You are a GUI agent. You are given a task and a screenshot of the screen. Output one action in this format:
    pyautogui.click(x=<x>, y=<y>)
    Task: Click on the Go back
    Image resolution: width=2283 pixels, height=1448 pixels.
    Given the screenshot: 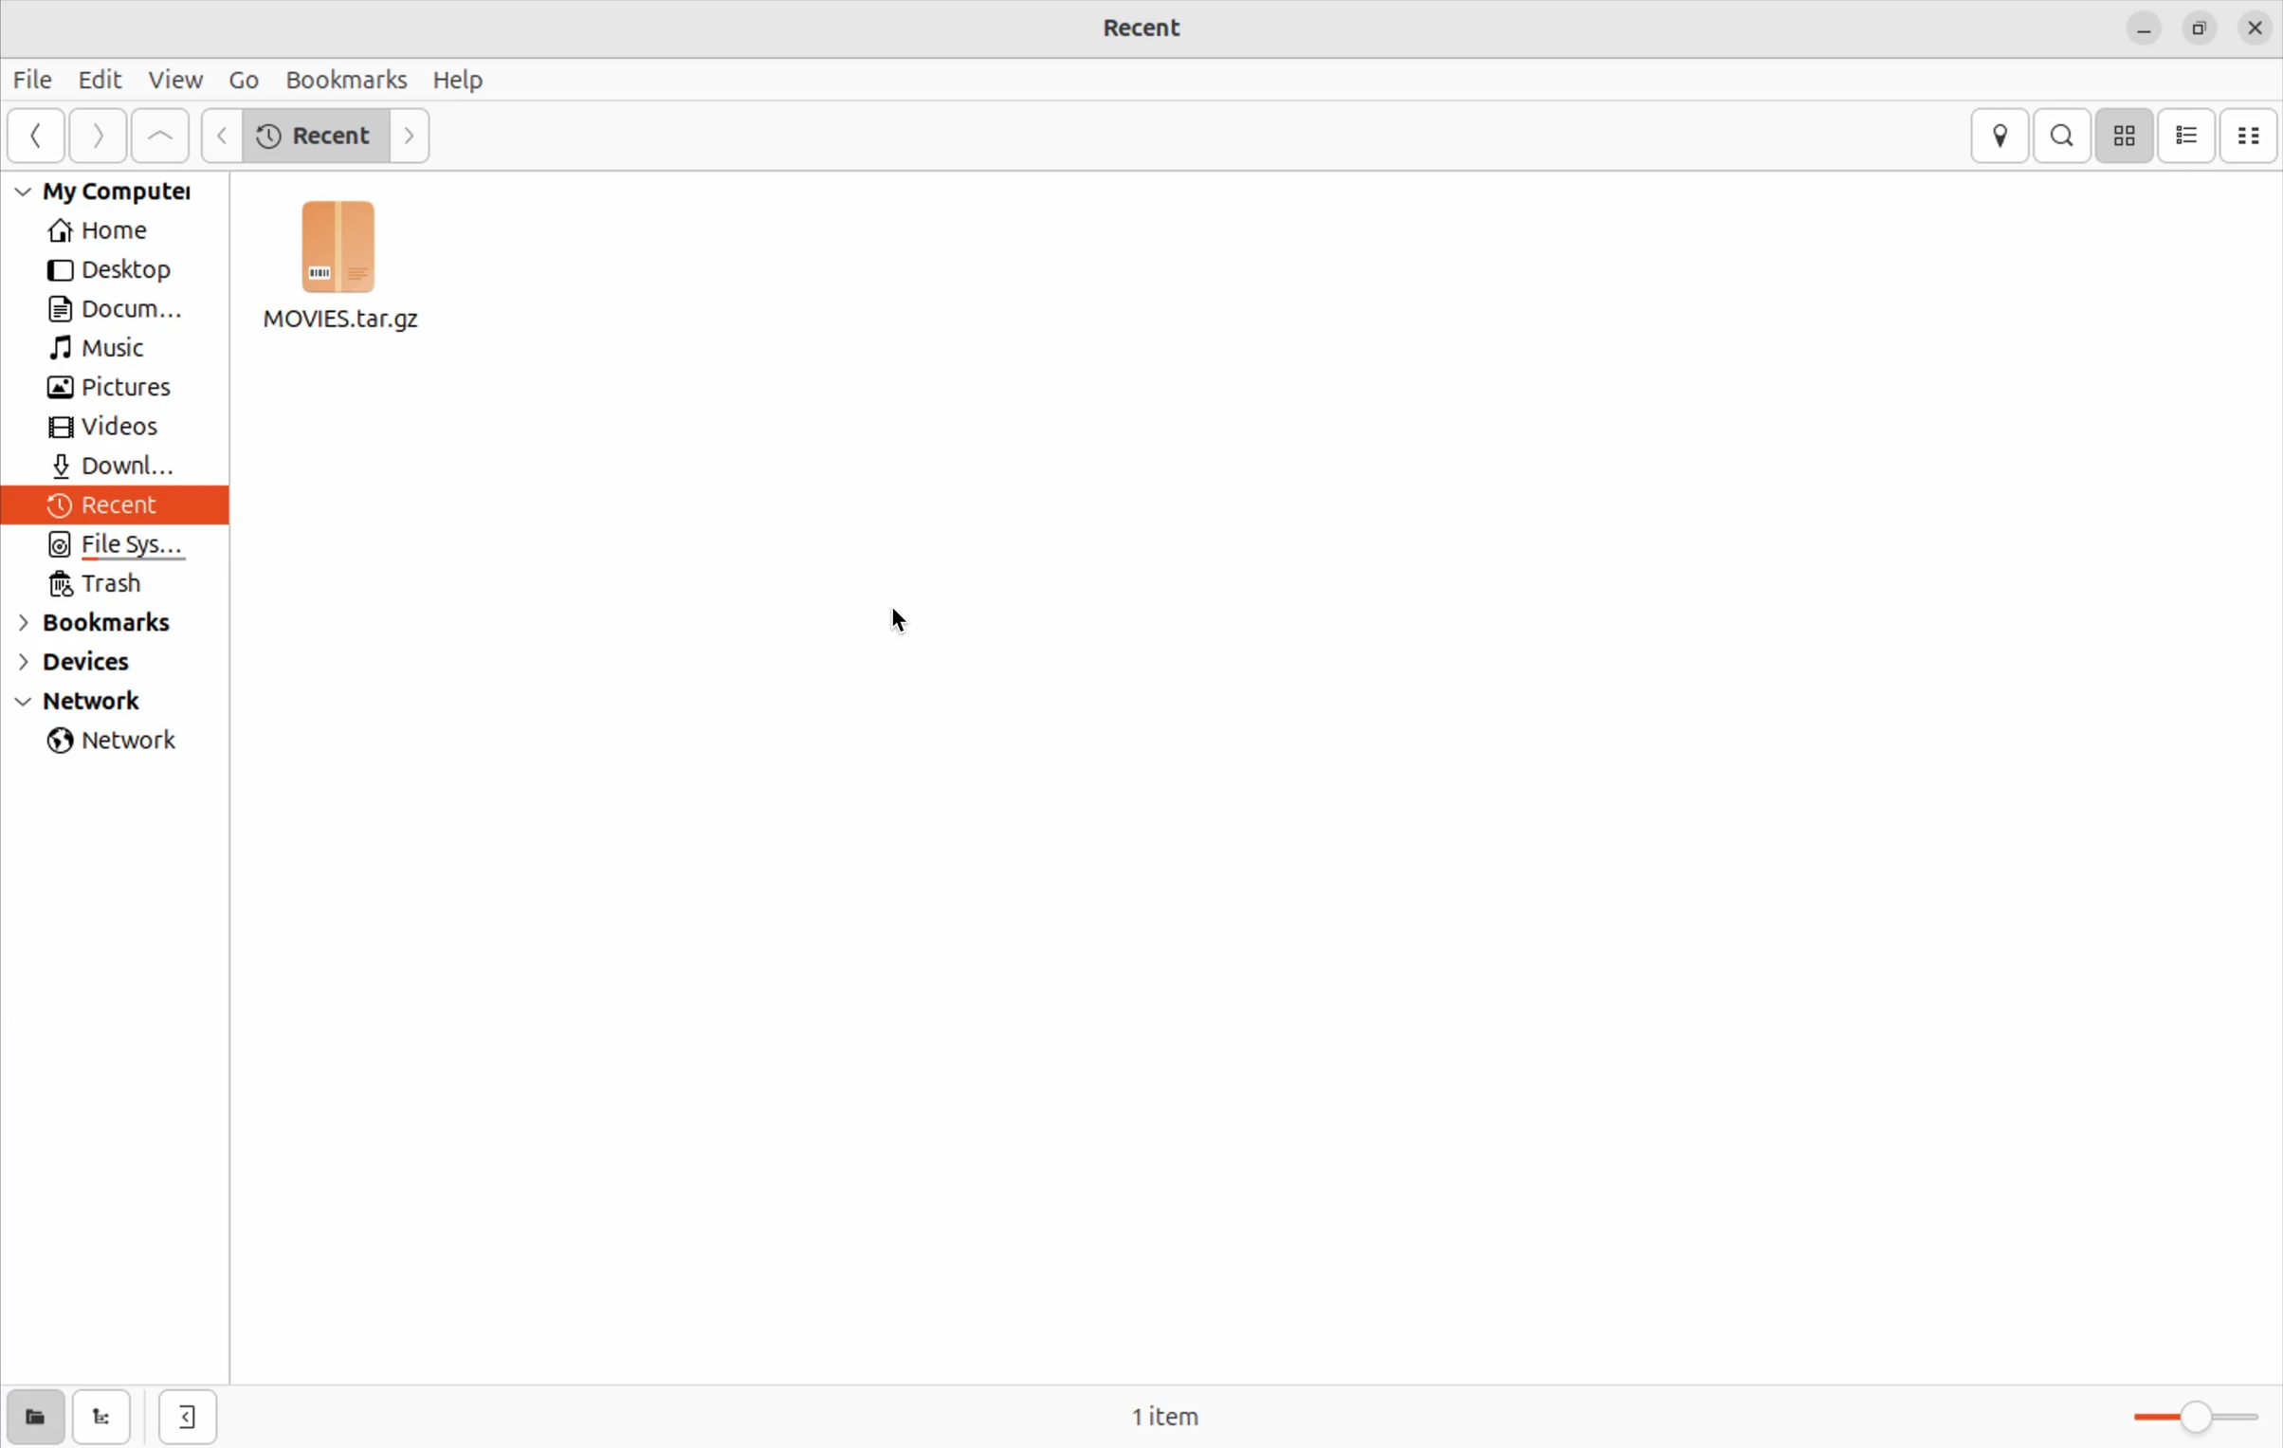 What is the action you would take?
    pyautogui.click(x=224, y=134)
    